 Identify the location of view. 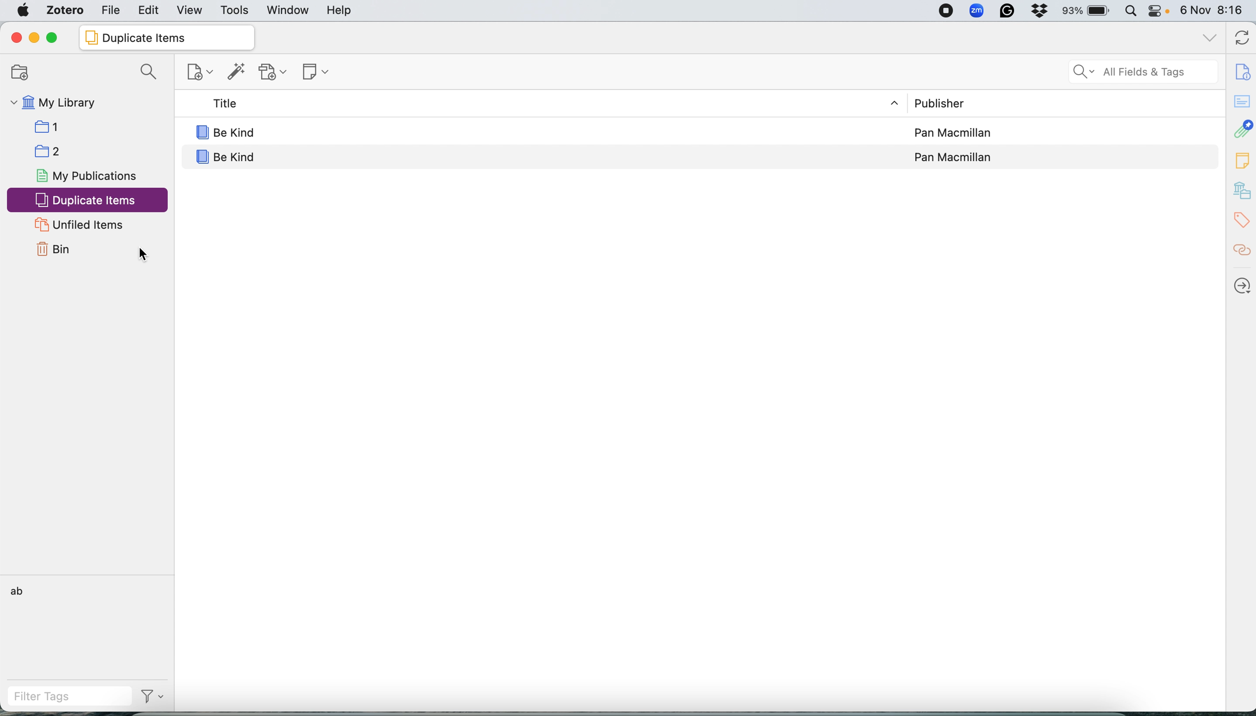
(189, 11).